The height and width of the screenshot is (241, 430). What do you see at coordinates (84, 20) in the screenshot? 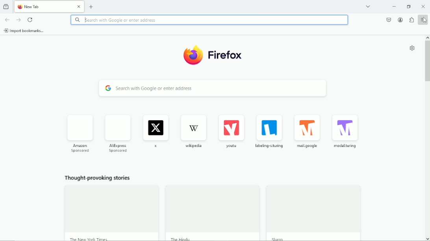
I see `text cursor` at bounding box center [84, 20].